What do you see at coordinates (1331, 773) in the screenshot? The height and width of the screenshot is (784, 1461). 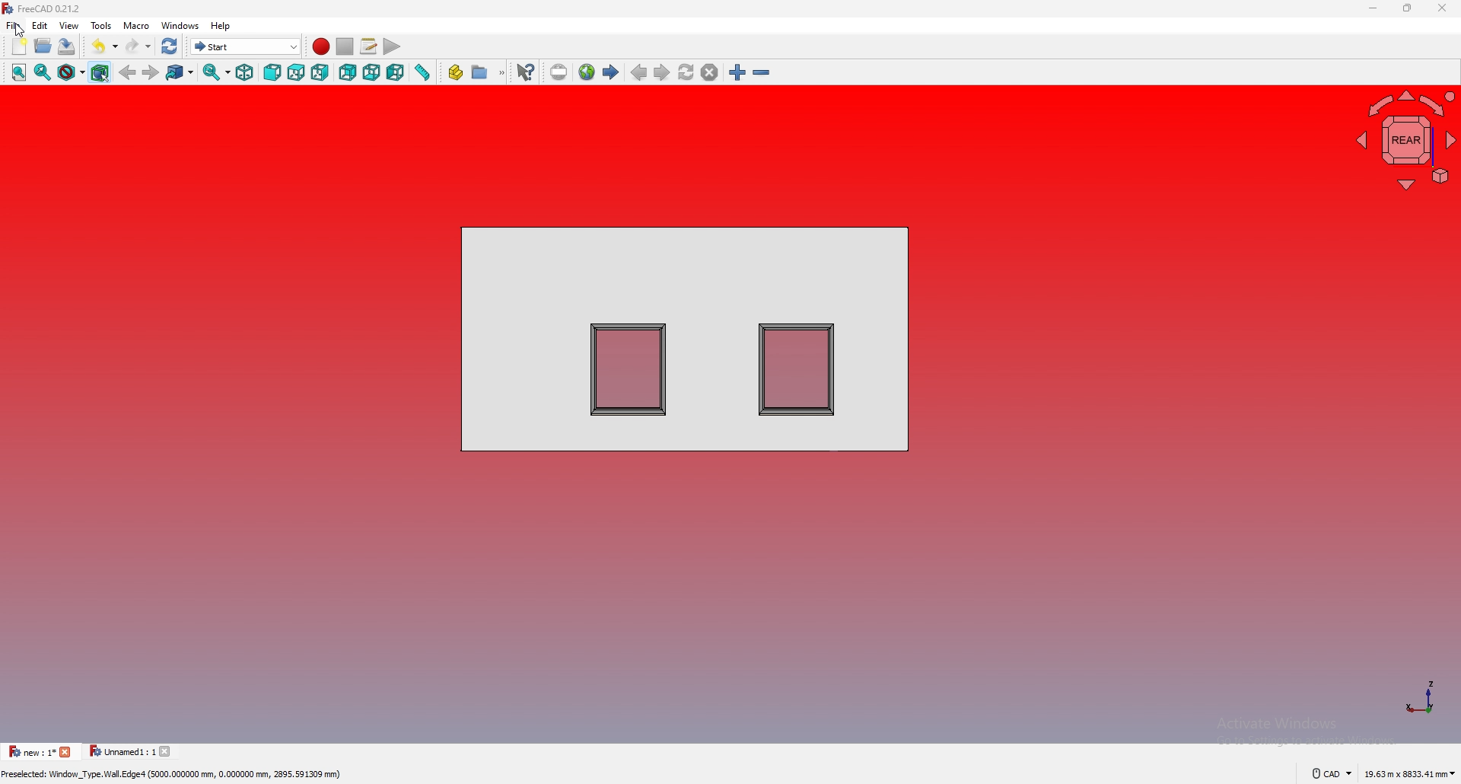 I see `cad navigation` at bounding box center [1331, 773].